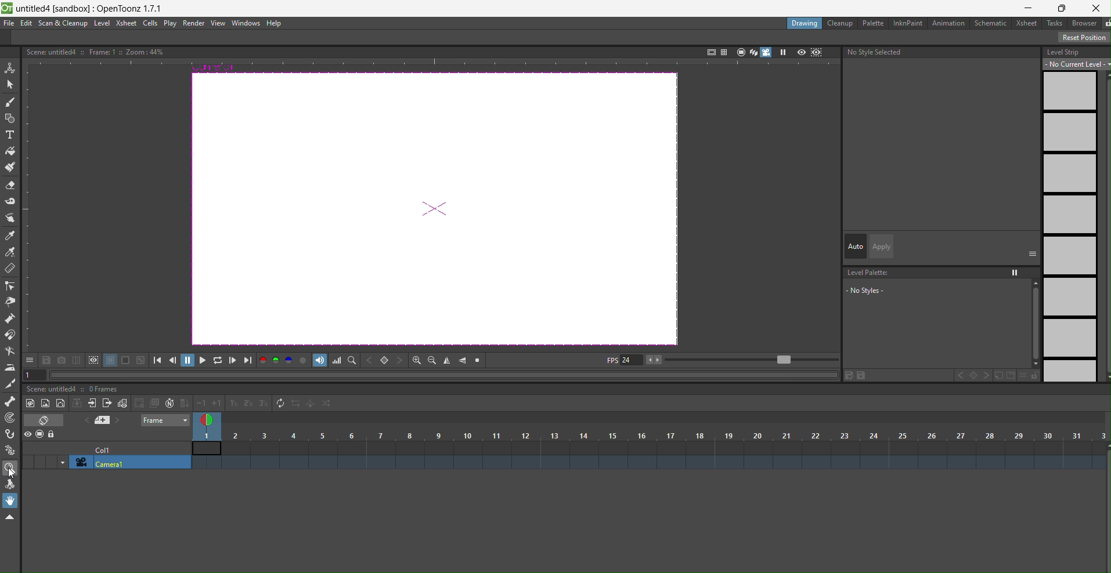 The height and width of the screenshot is (573, 1111). I want to click on edit, so click(27, 23).